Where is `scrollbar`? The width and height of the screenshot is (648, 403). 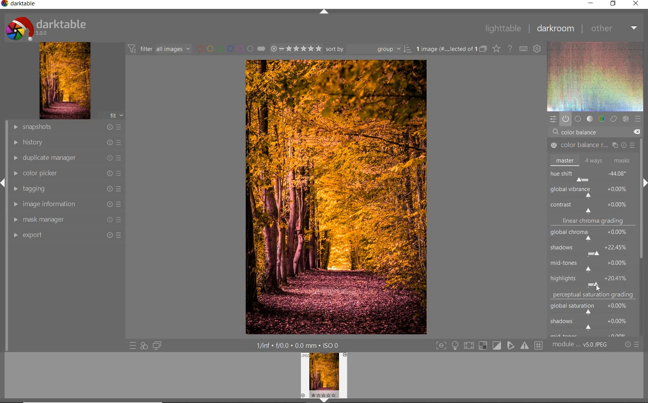 scrollbar is located at coordinates (642, 153).